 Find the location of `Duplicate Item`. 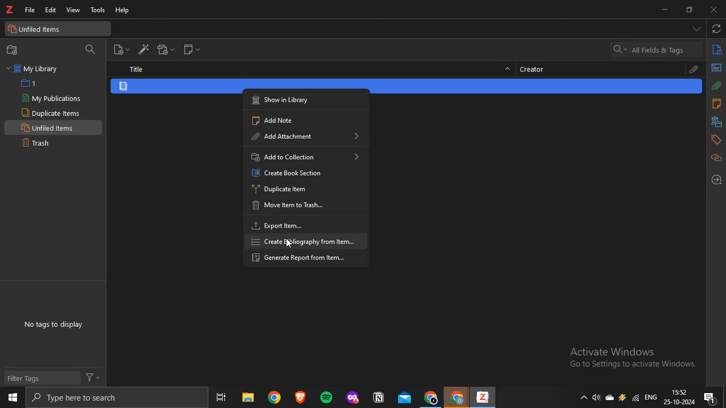

Duplicate Item is located at coordinates (295, 189).